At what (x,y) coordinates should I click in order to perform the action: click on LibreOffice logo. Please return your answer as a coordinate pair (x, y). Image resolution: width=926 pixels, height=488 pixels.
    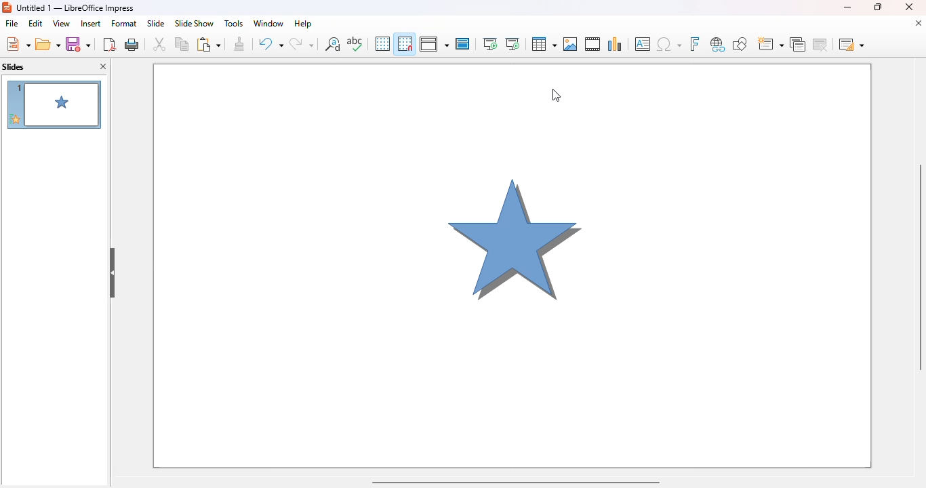
    Looking at the image, I should click on (6, 7).